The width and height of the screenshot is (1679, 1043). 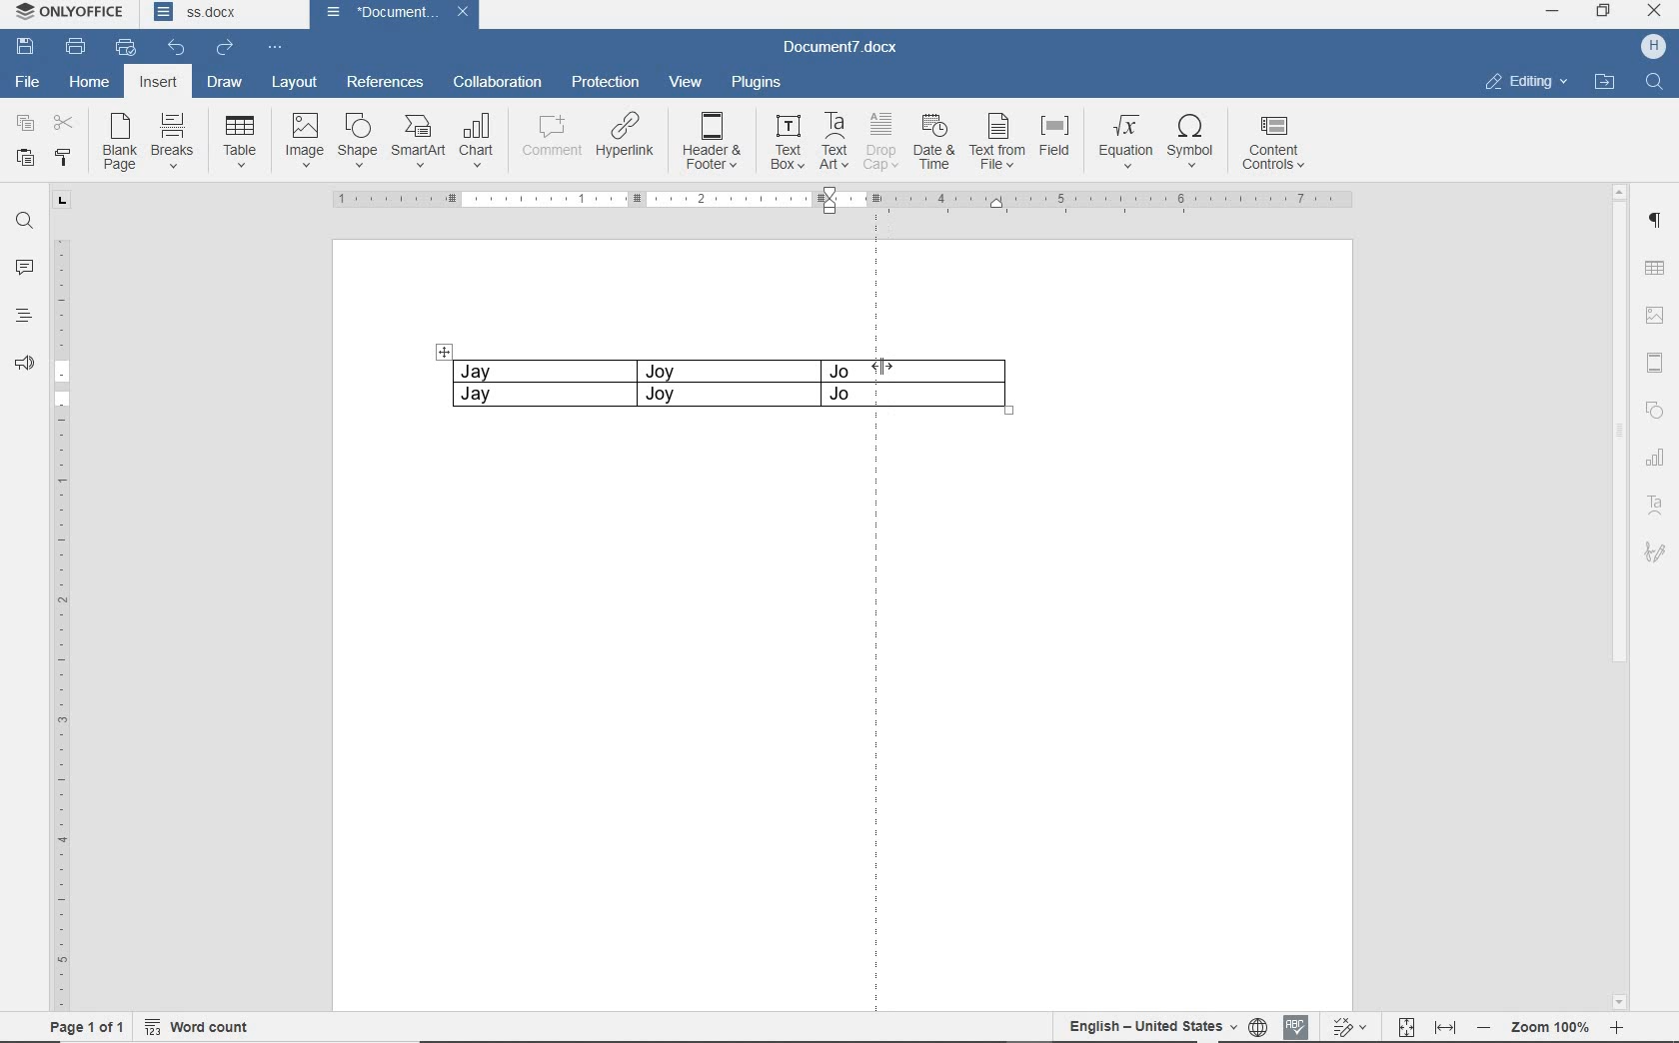 What do you see at coordinates (1654, 13) in the screenshot?
I see `CLOSE` at bounding box center [1654, 13].